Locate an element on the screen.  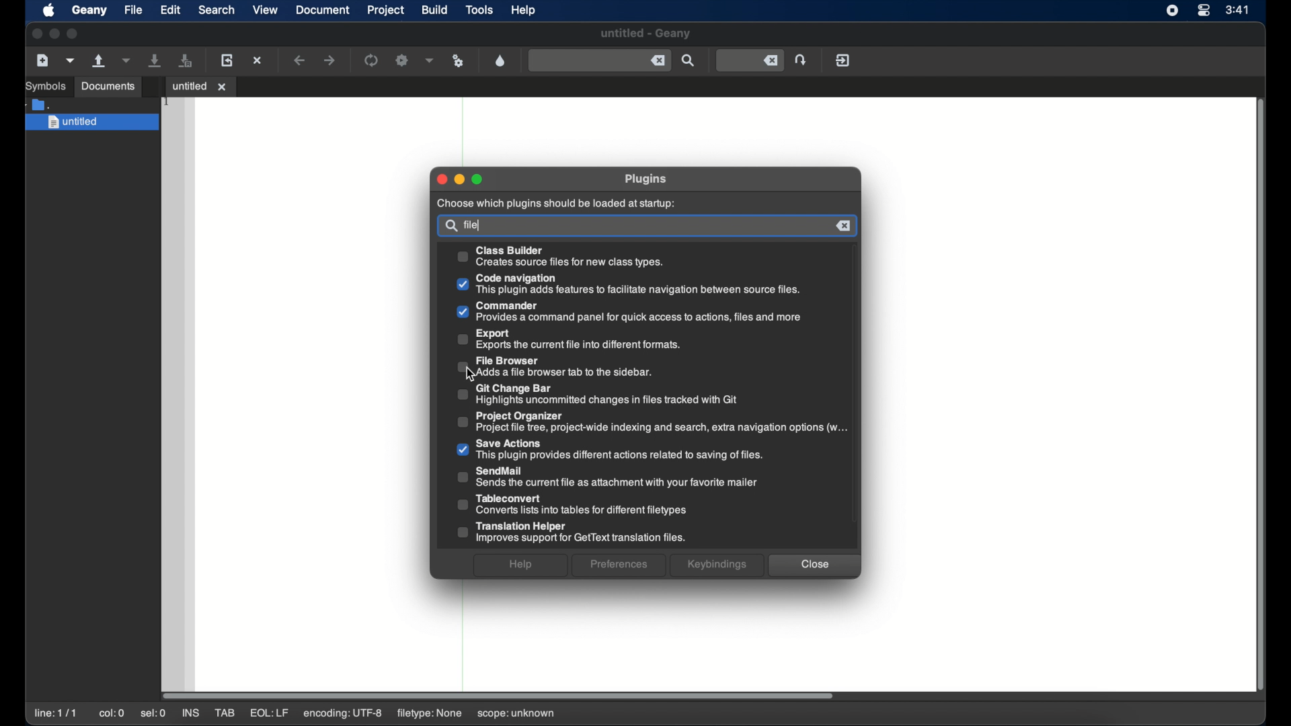
file is located at coordinates (475, 225).